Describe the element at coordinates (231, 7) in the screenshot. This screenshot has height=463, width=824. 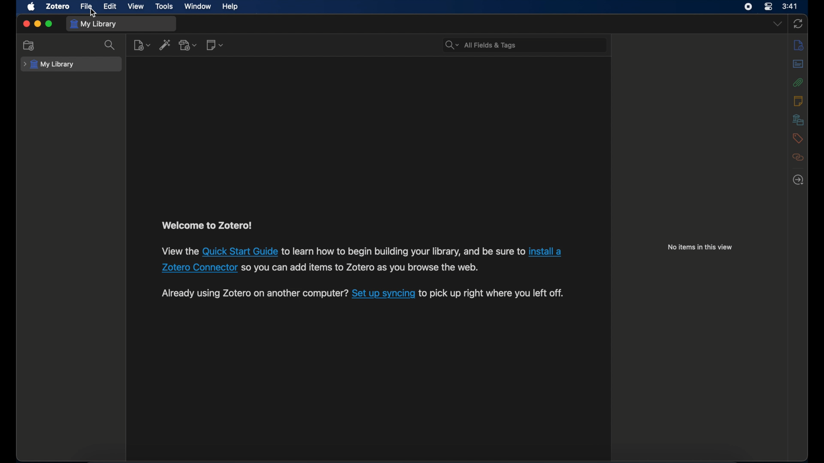
I see `help` at that location.